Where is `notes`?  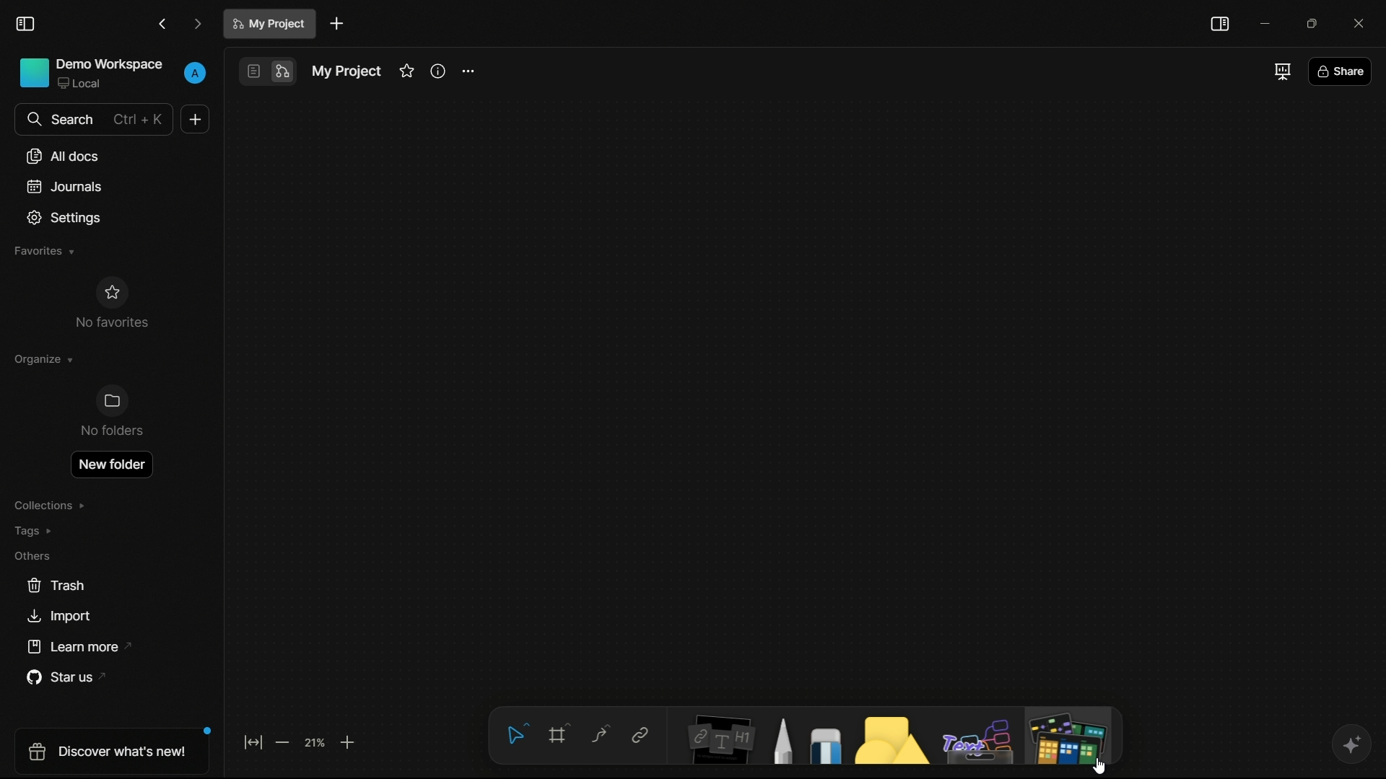 notes is located at coordinates (717, 741).